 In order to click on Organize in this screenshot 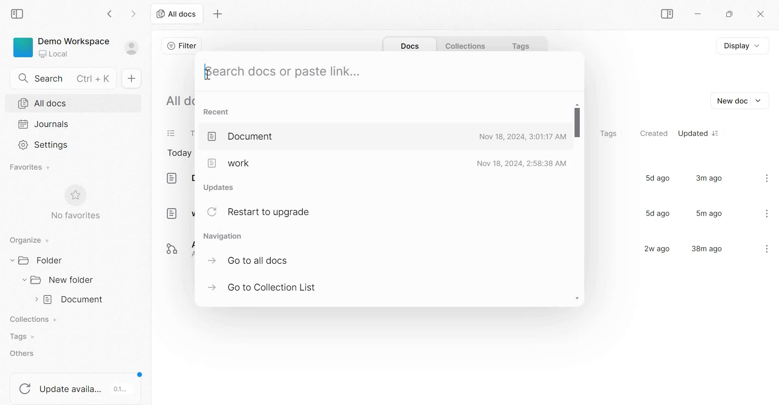, I will do `click(28, 241)`.